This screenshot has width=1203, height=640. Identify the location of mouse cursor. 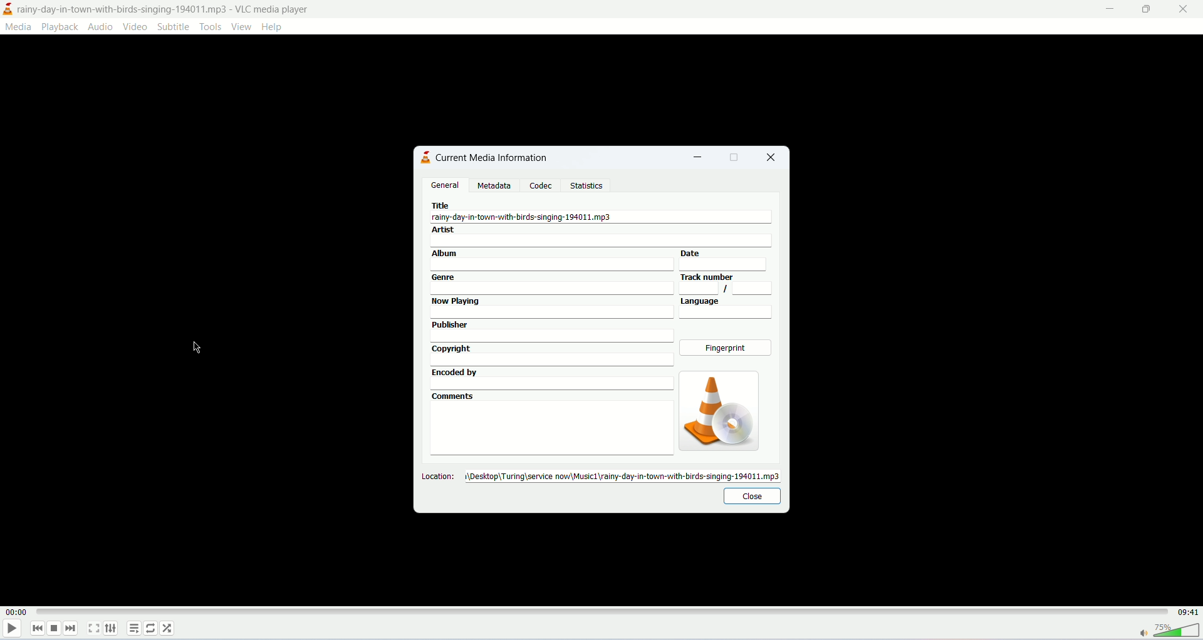
(197, 346).